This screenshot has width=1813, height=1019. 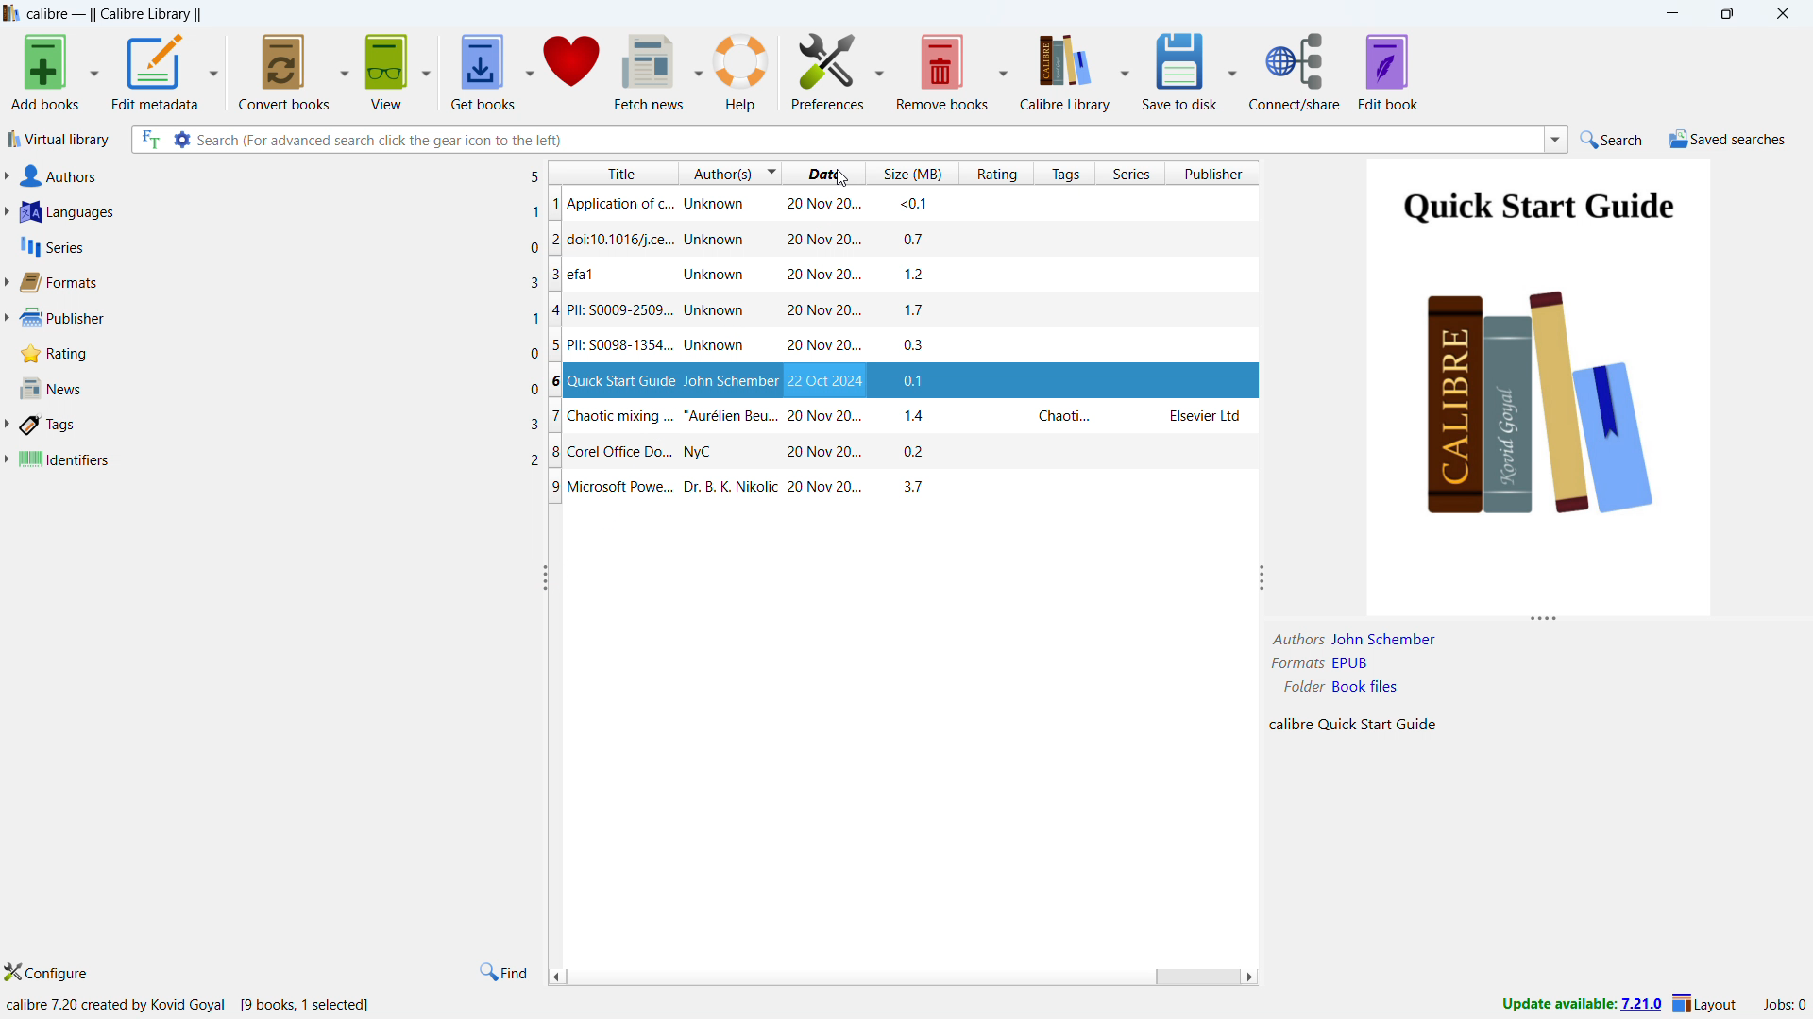 What do you see at coordinates (611, 241) in the screenshot?
I see `doi10i:10.1016/).ce.` at bounding box center [611, 241].